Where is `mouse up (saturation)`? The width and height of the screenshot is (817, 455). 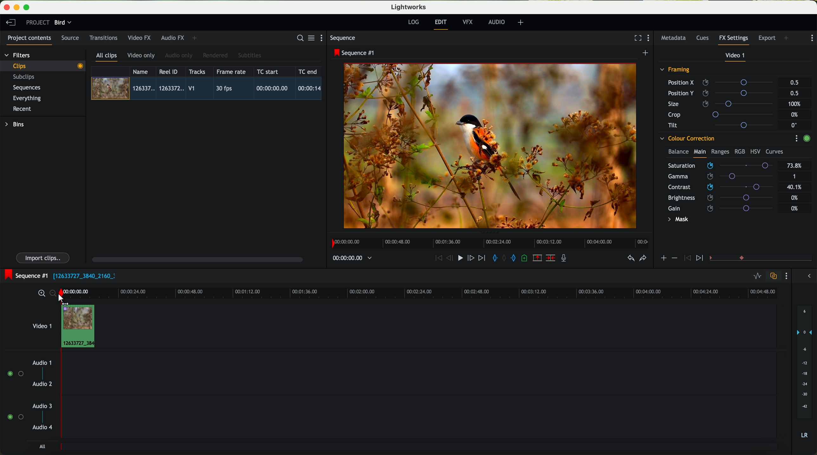 mouse up (saturation) is located at coordinates (720, 164).